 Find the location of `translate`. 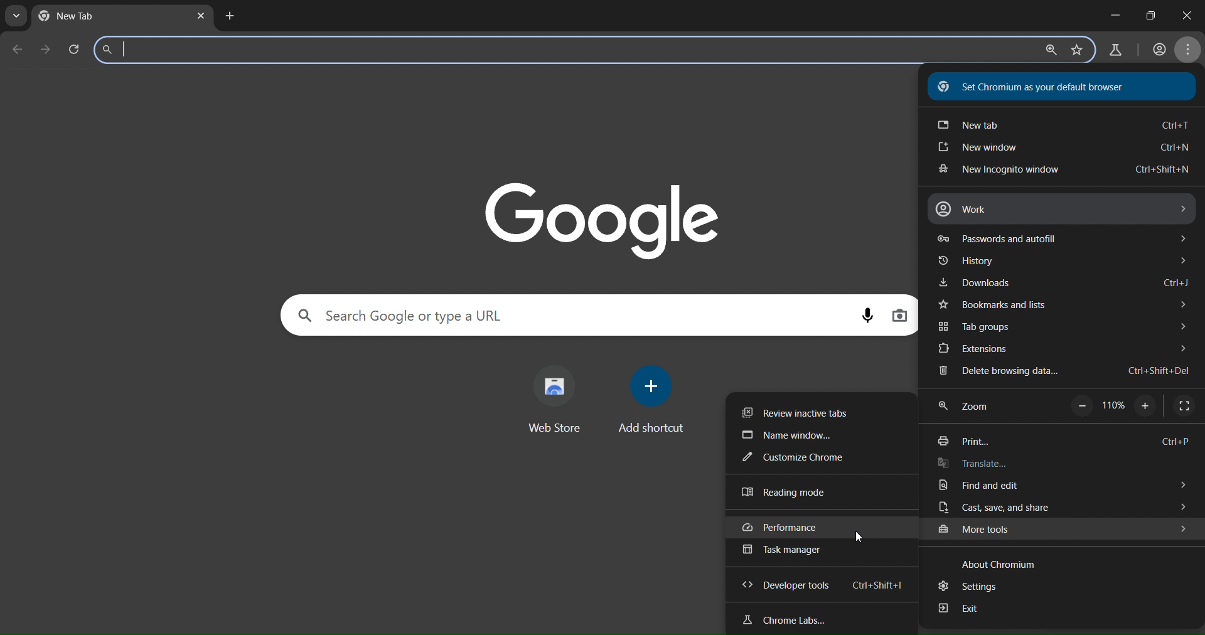

translate is located at coordinates (975, 464).